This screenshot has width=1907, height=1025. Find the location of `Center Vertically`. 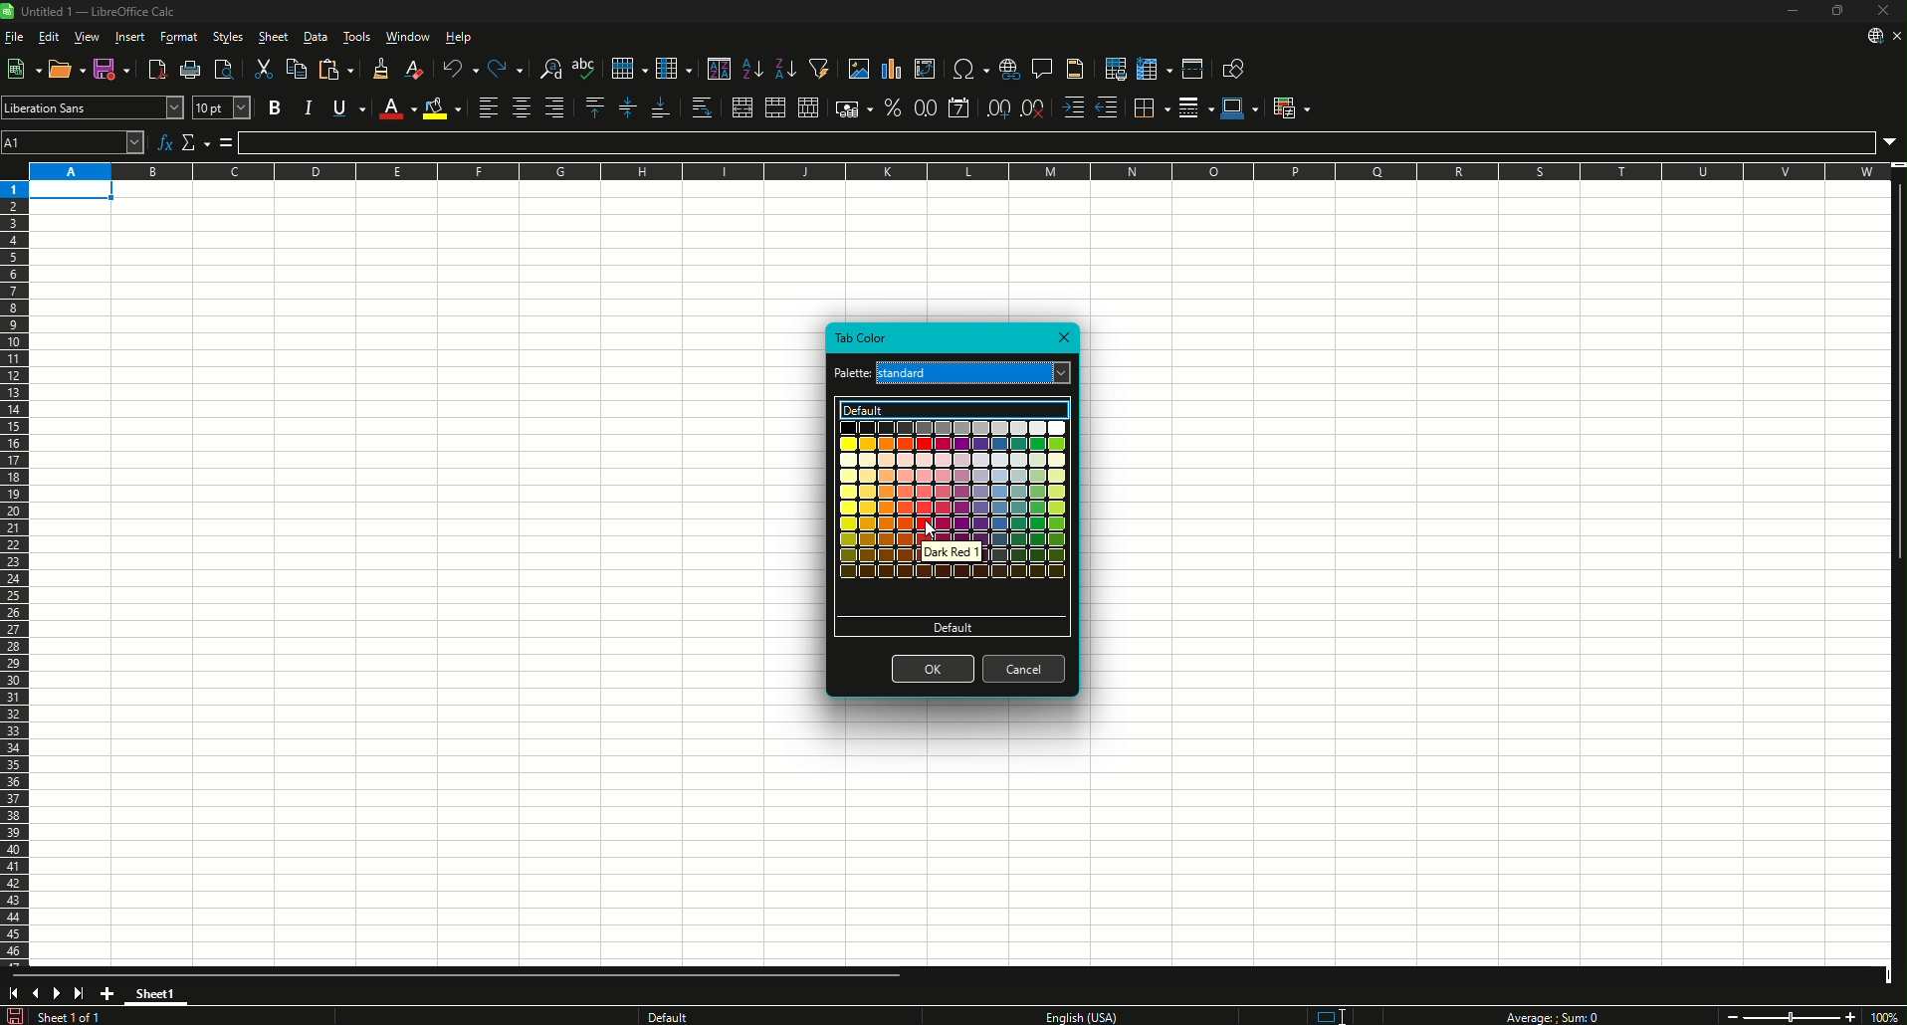

Center Vertically is located at coordinates (628, 107).